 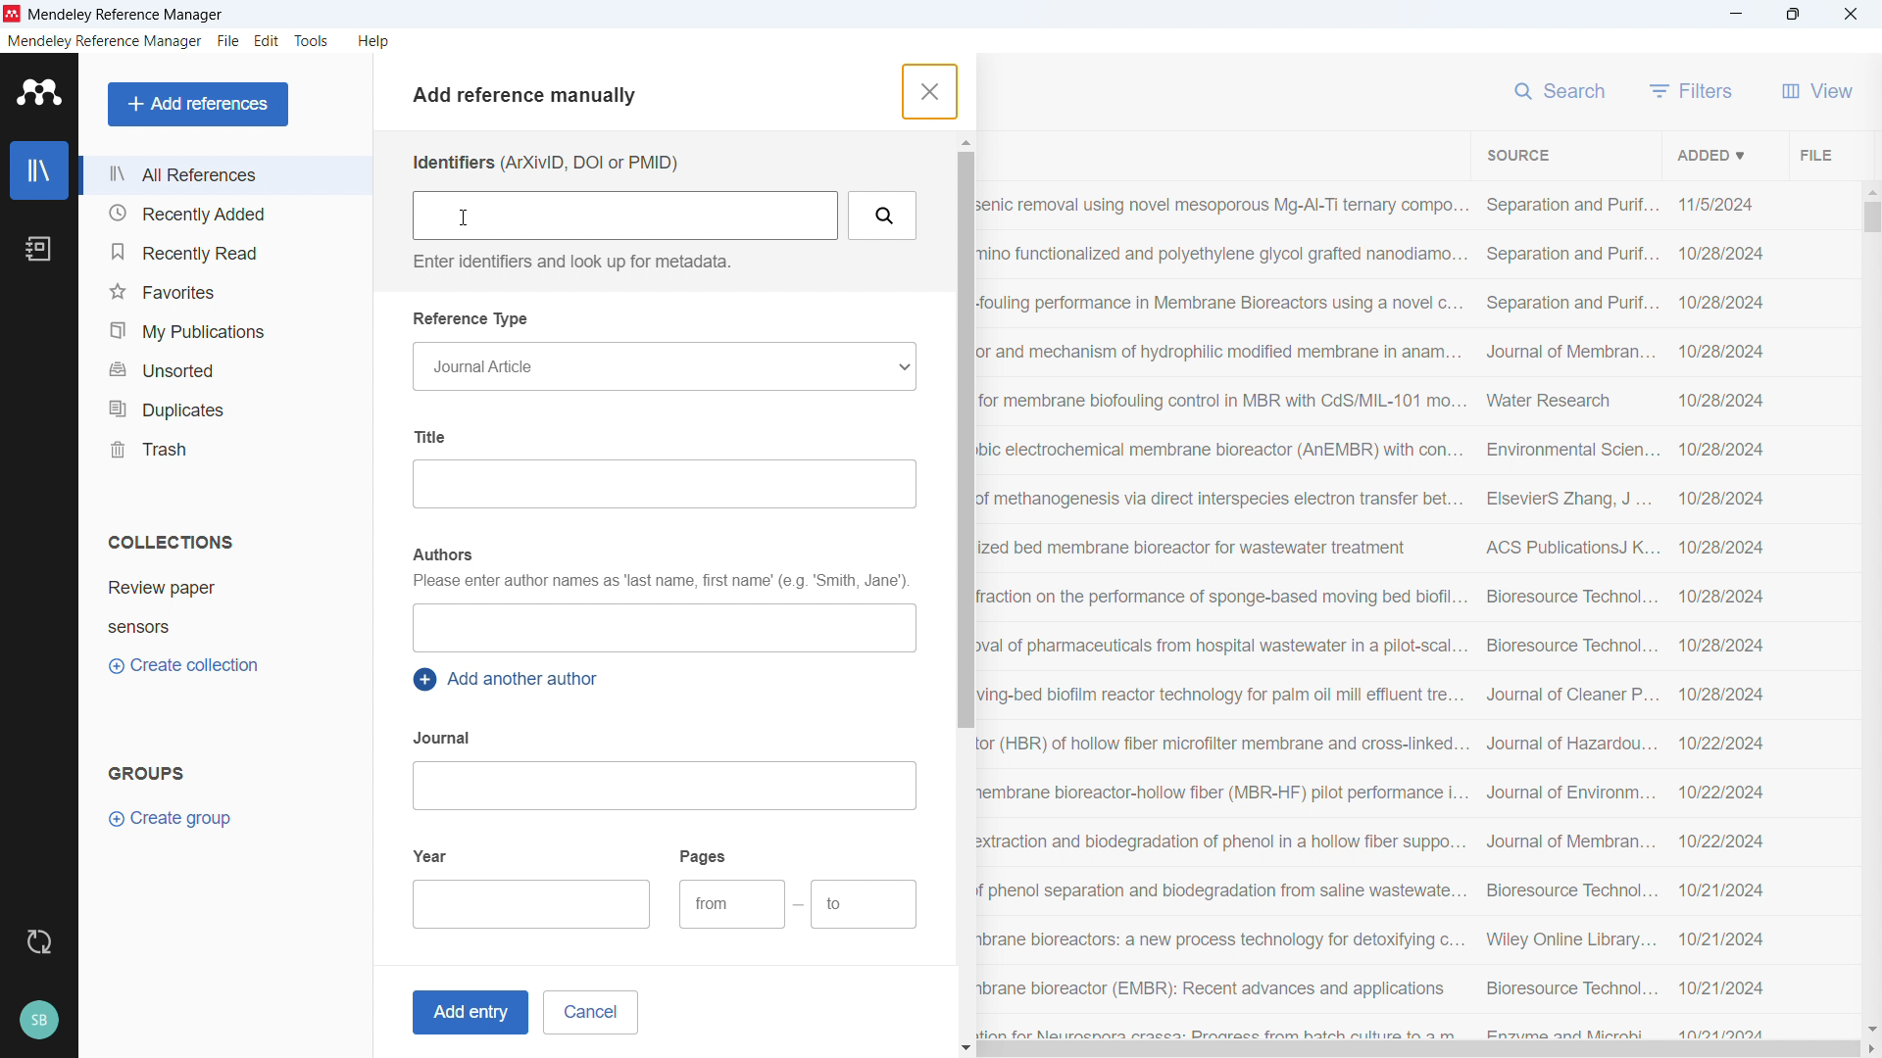 I want to click on Ending page , so click(x=865, y=905).